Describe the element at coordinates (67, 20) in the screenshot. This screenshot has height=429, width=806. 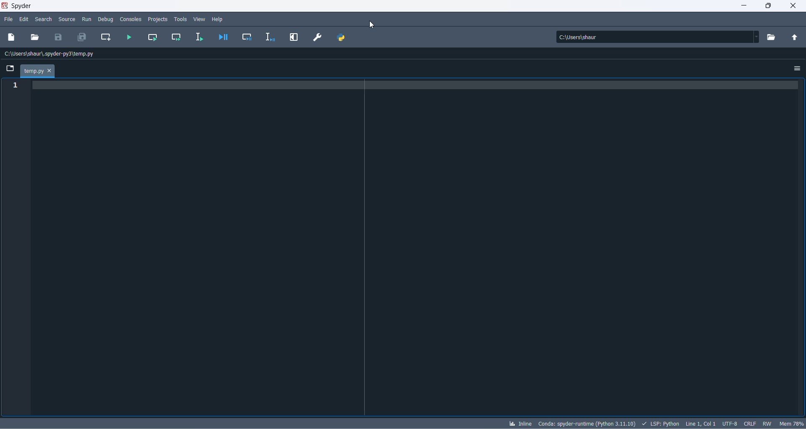
I see `source` at that location.